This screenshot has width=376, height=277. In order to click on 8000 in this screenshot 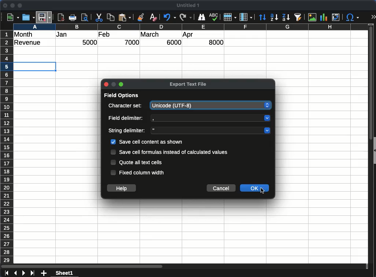, I will do `click(214, 42)`.